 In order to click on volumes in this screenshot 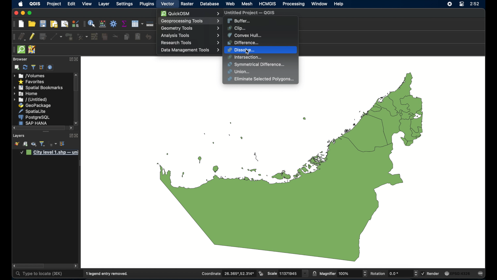, I will do `click(30, 75)`.